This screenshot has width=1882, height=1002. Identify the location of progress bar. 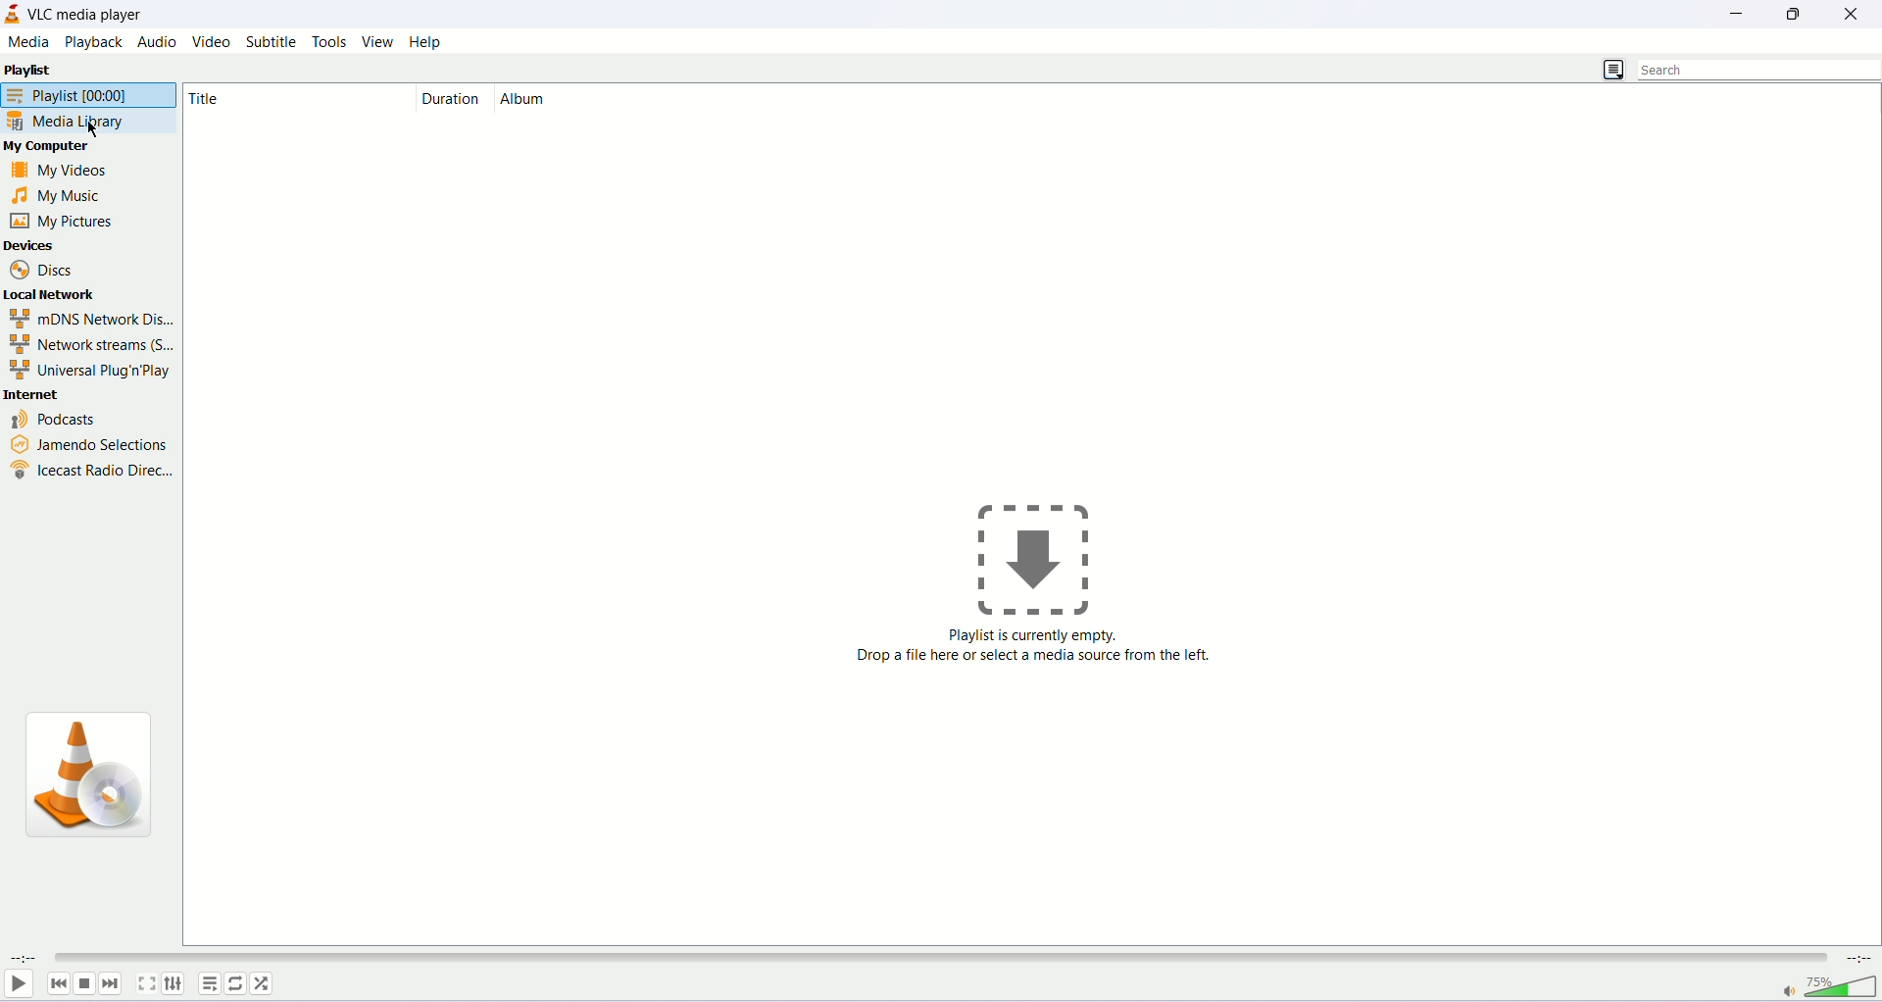
(937, 959).